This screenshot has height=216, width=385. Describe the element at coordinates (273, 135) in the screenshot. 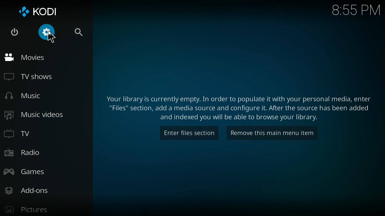

I see `remove this main menu item` at that location.